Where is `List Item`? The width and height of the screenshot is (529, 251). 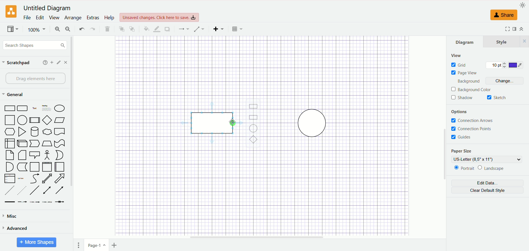 List Item is located at coordinates (21, 179).